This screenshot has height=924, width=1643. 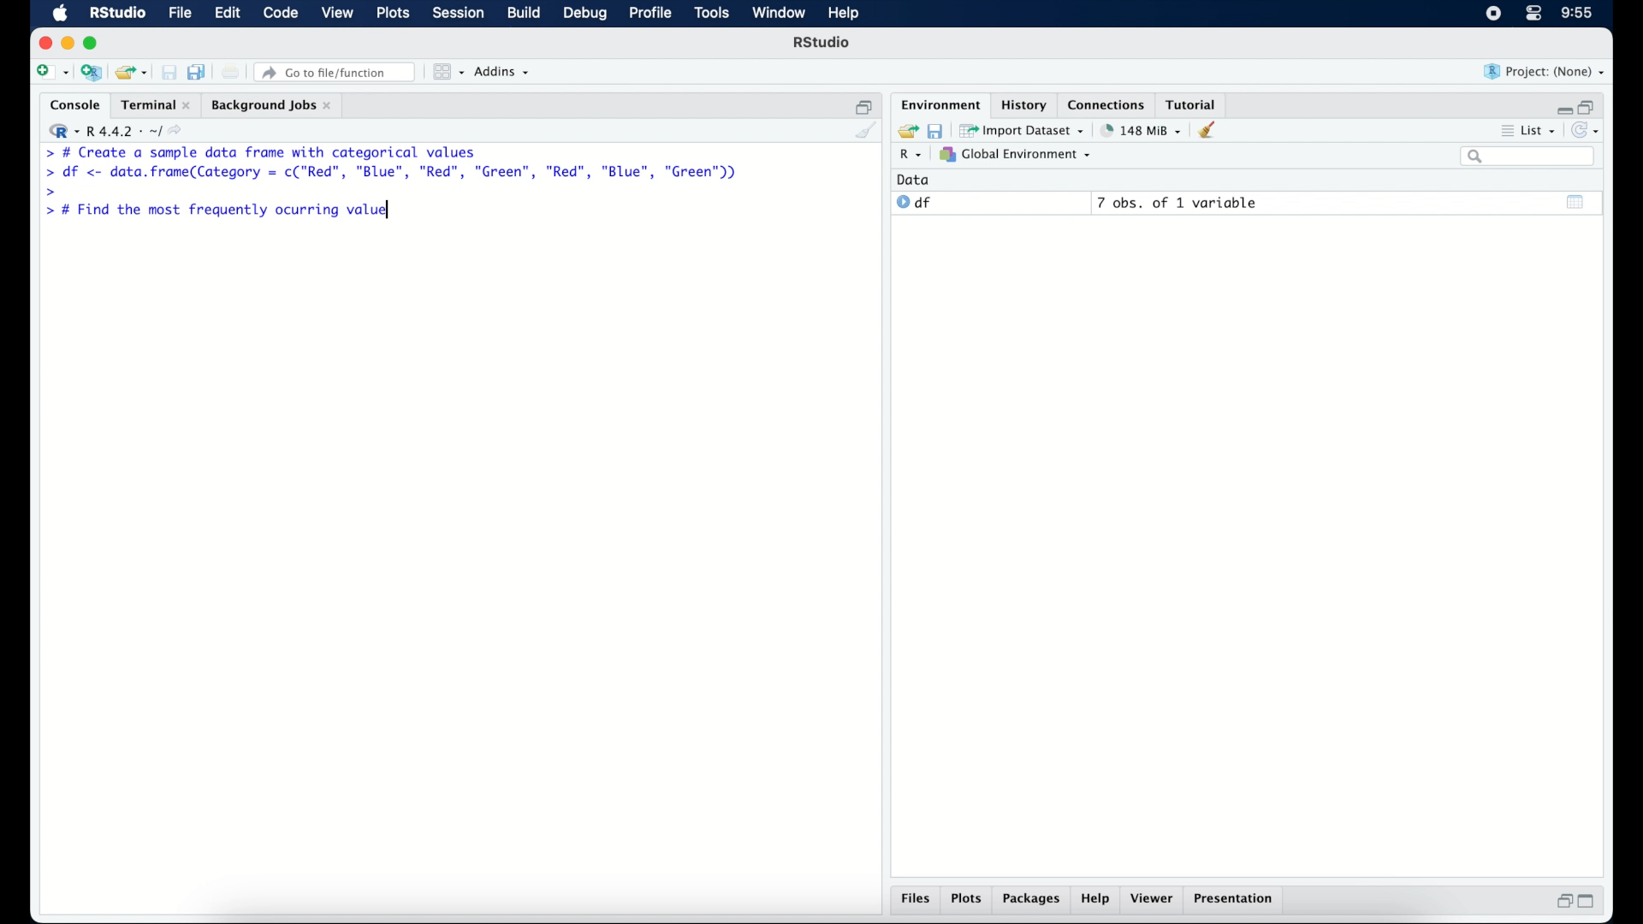 What do you see at coordinates (51, 191) in the screenshot?
I see `command prompt` at bounding box center [51, 191].